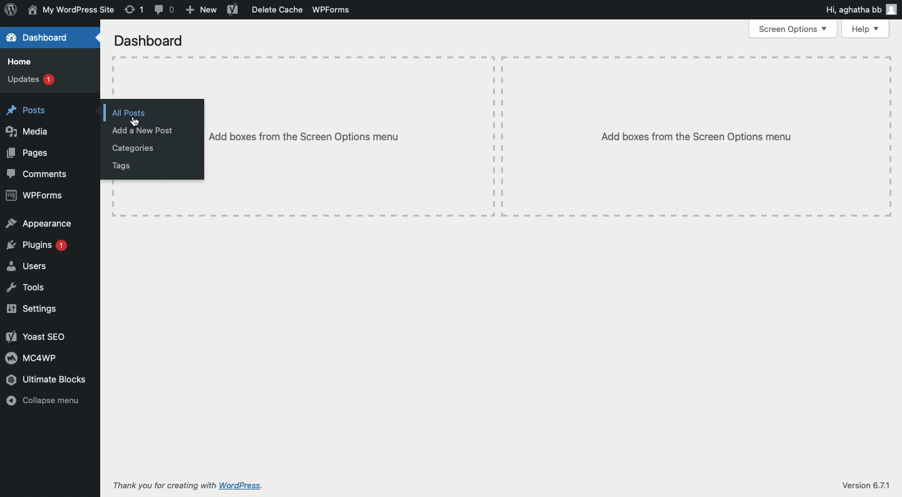 This screenshot has height=497, width=902. Describe the element at coordinates (278, 11) in the screenshot. I see `Delete cache` at that location.